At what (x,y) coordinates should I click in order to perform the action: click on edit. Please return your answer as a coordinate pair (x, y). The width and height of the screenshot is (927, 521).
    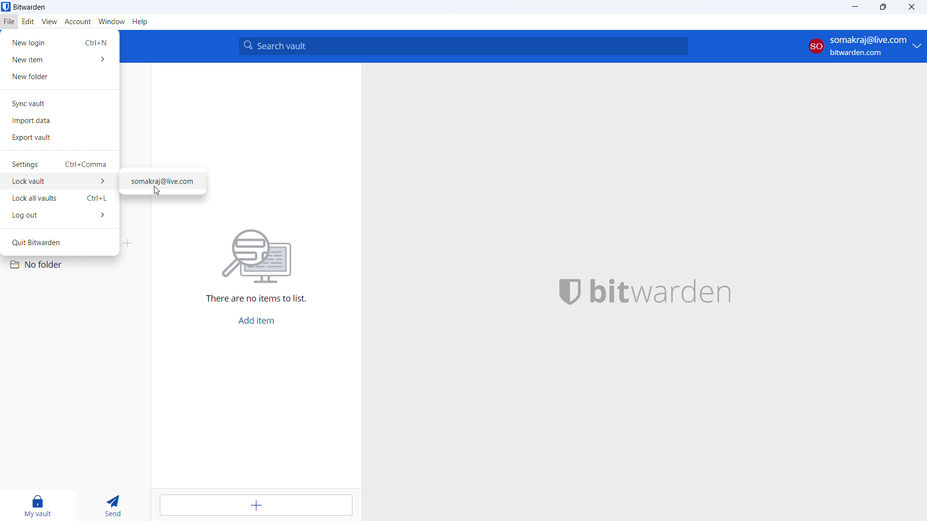
    Looking at the image, I should click on (28, 22).